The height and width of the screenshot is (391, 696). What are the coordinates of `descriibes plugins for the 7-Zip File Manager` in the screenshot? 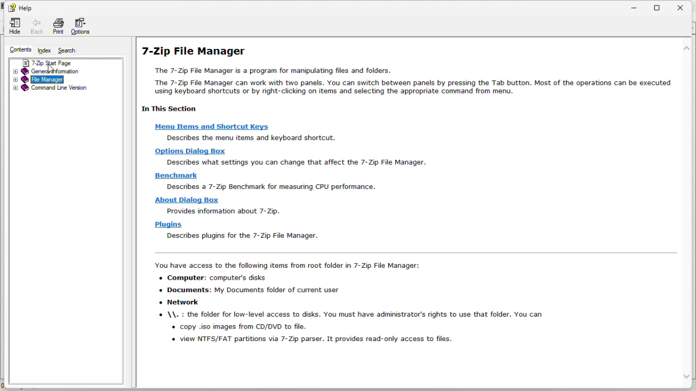 It's located at (239, 236).